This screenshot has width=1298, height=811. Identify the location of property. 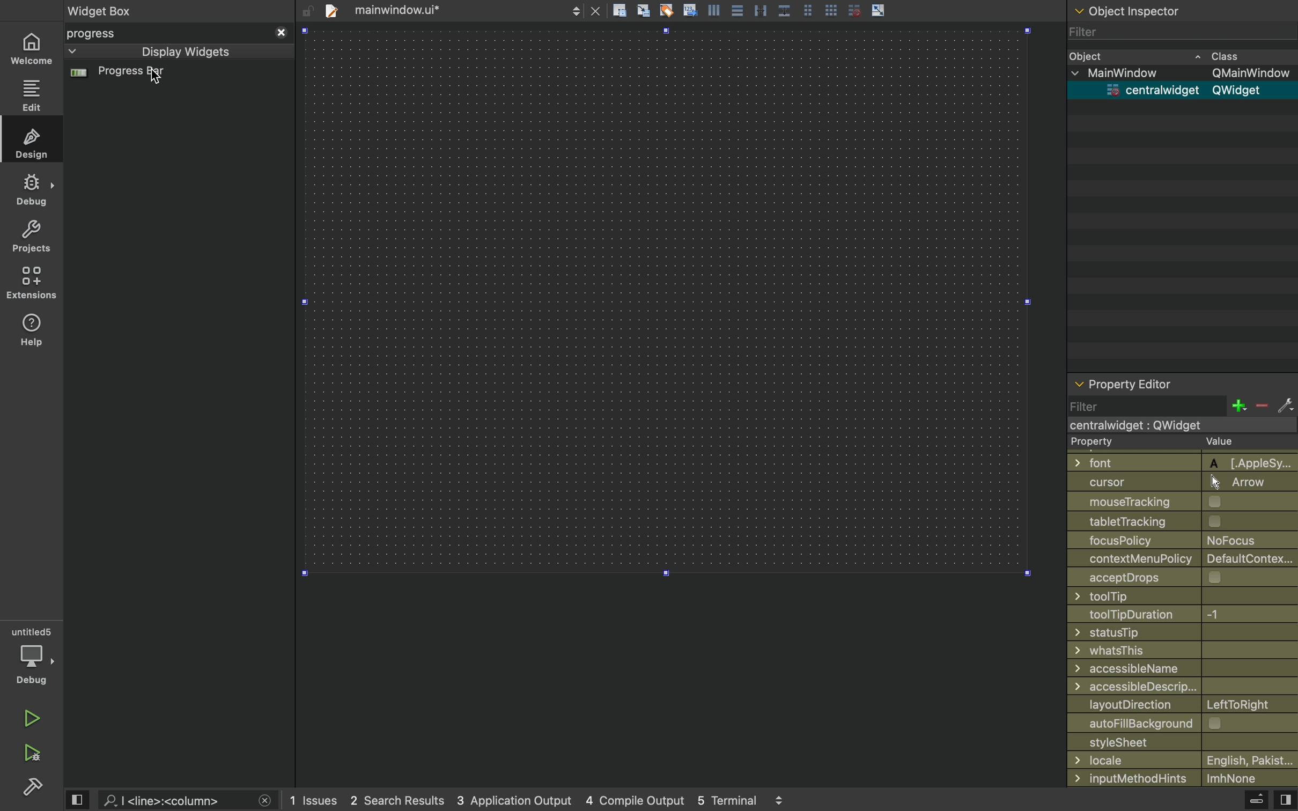
(1172, 443).